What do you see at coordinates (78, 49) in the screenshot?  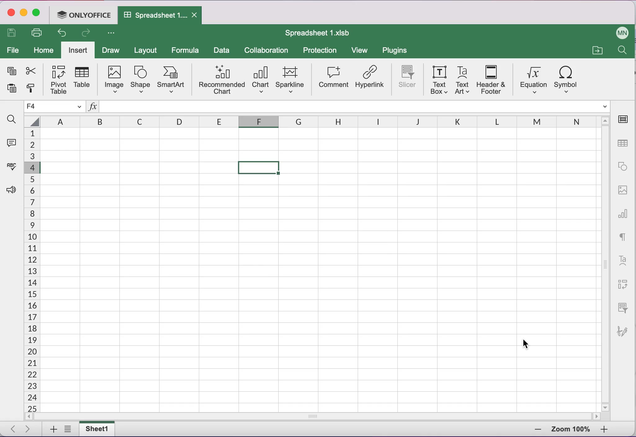 I see `insert` at bounding box center [78, 49].